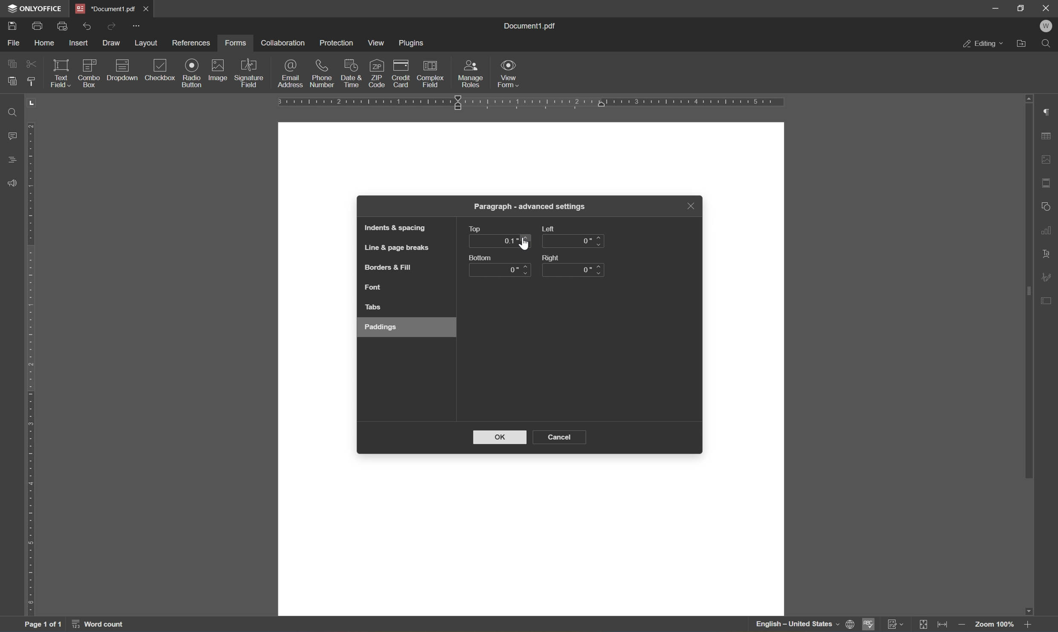 The width and height of the screenshot is (1058, 632). Describe the element at coordinates (88, 25) in the screenshot. I see `undo` at that location.